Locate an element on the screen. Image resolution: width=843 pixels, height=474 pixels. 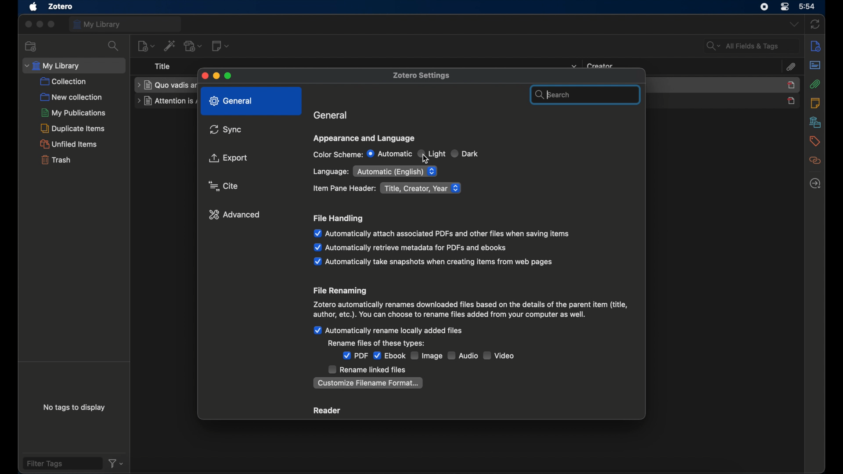
sync is located at coordinates (227, 130).